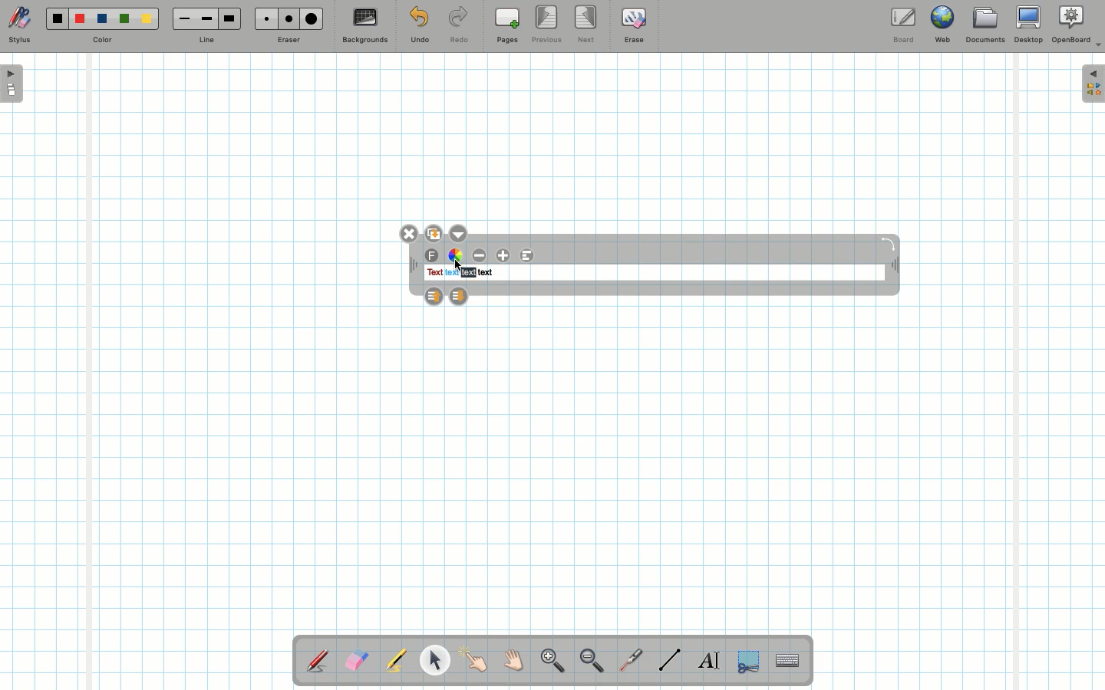 This screenshot has height=690, width=1105. What do you see at coordinates (459, 28) in the screenshot?
I see `Redo` at bounding box center [459, 28].